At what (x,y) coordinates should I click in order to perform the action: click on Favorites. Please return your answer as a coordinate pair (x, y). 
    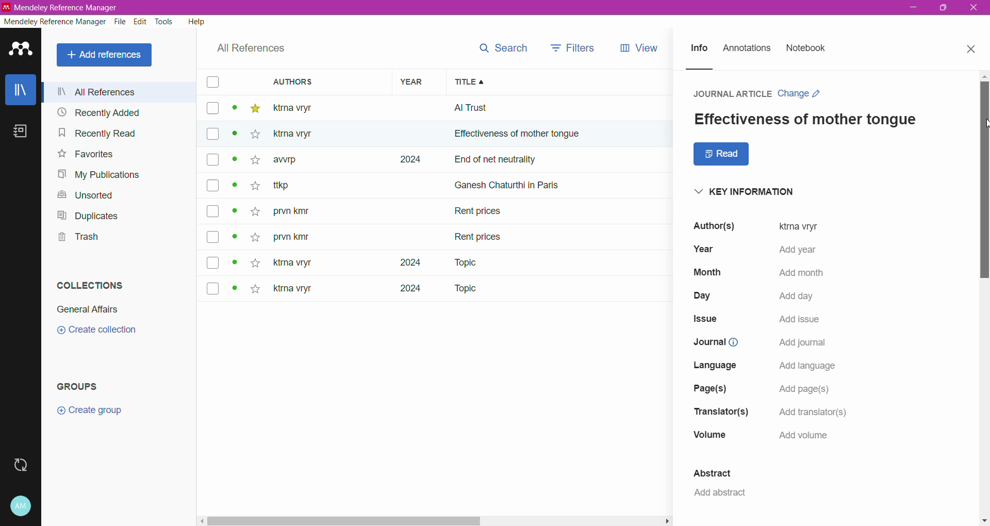
    Looking at the image, I should click on (86, 154).